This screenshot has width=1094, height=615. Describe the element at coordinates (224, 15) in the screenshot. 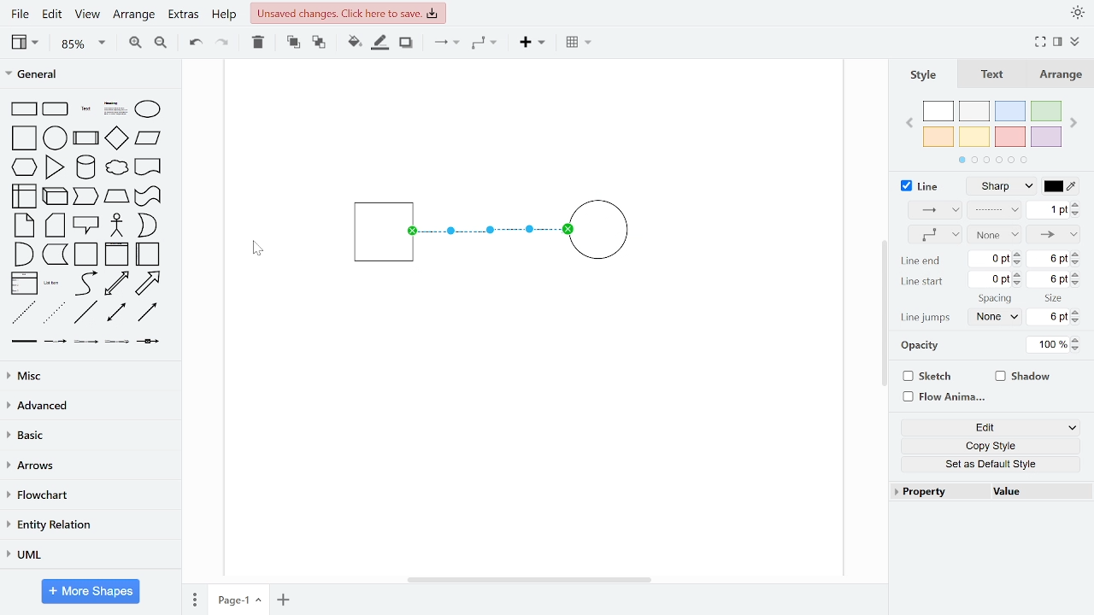

I see `help` at that location.